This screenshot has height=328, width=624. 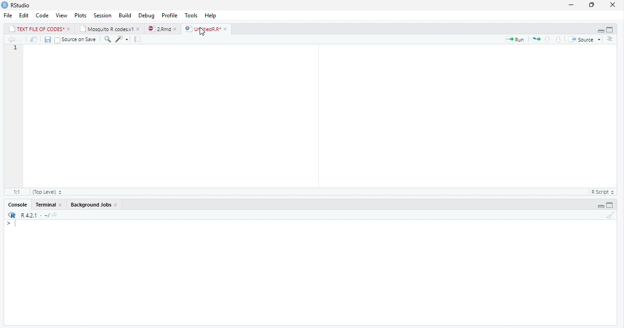 What do you see at coordinates (80, 15) in the screenshot?
I see `Plots` at bounding box center [80, 15].